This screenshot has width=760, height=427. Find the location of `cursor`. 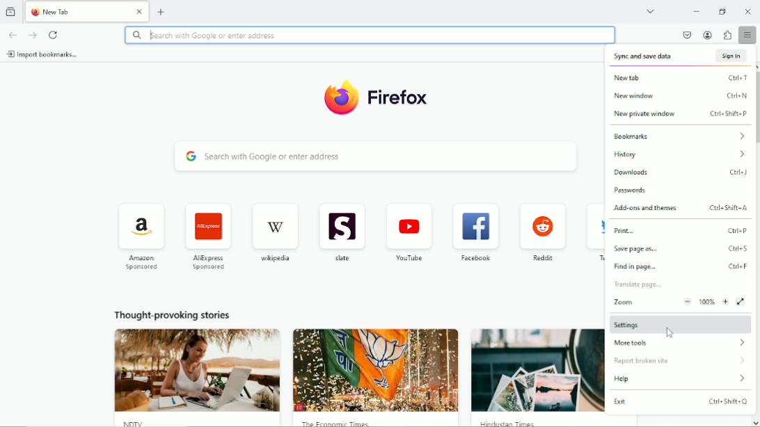

cursor is located at coordinates (670, 333).